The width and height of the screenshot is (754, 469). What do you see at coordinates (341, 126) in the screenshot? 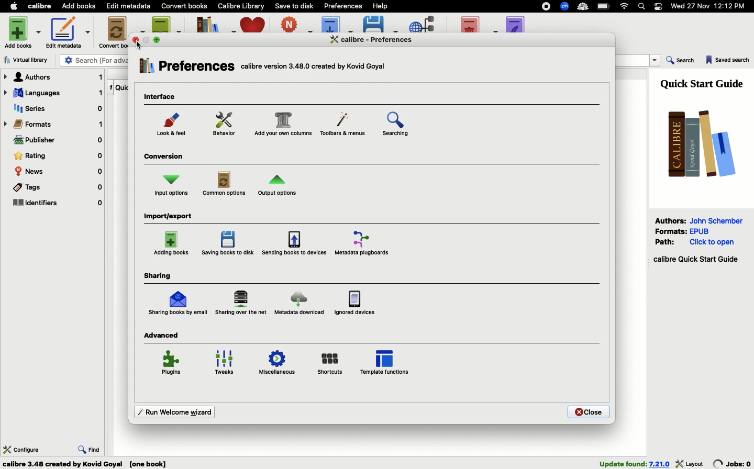
I see `Menu` at bounding box center [341, 126].